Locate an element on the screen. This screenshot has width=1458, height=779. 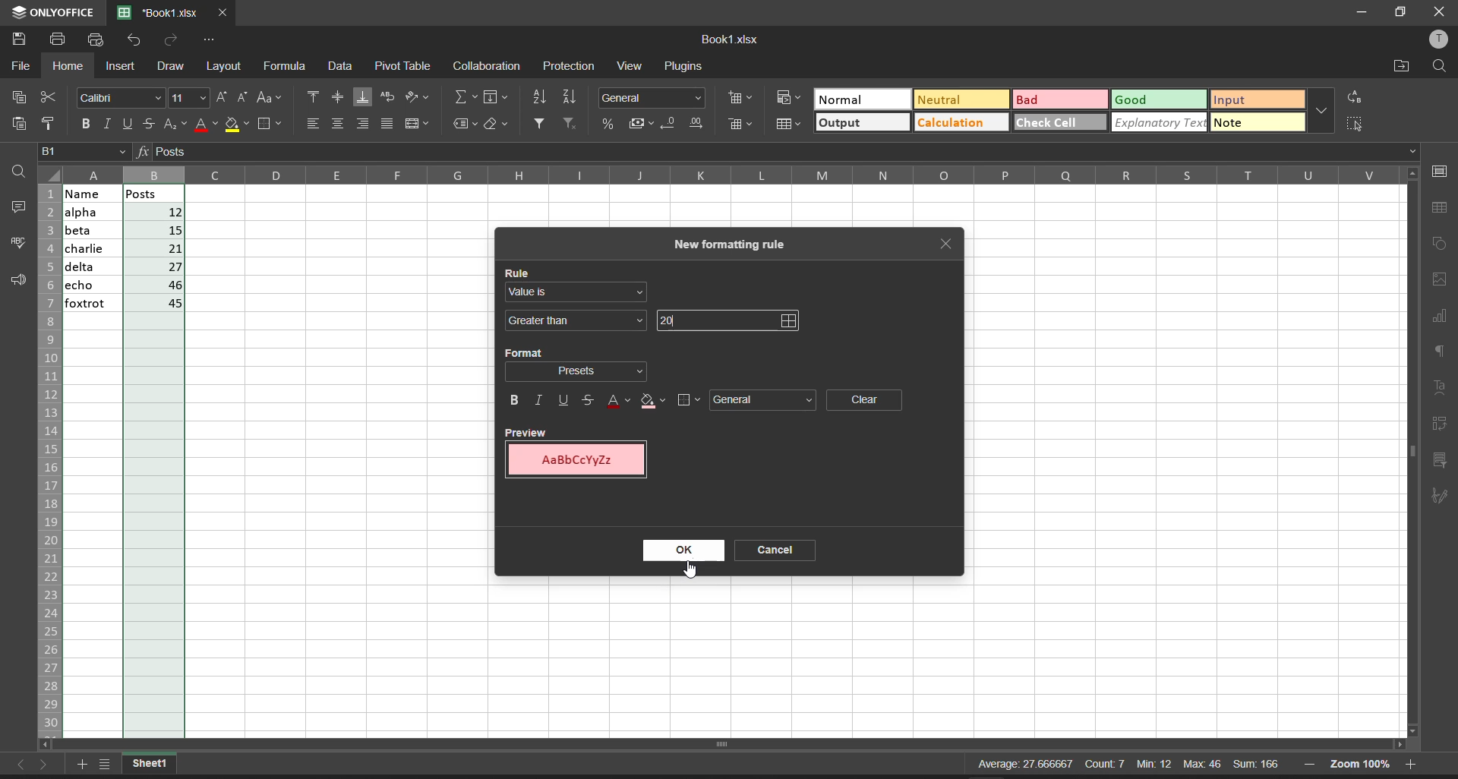
spell checking is located at coordinates (17, 242).